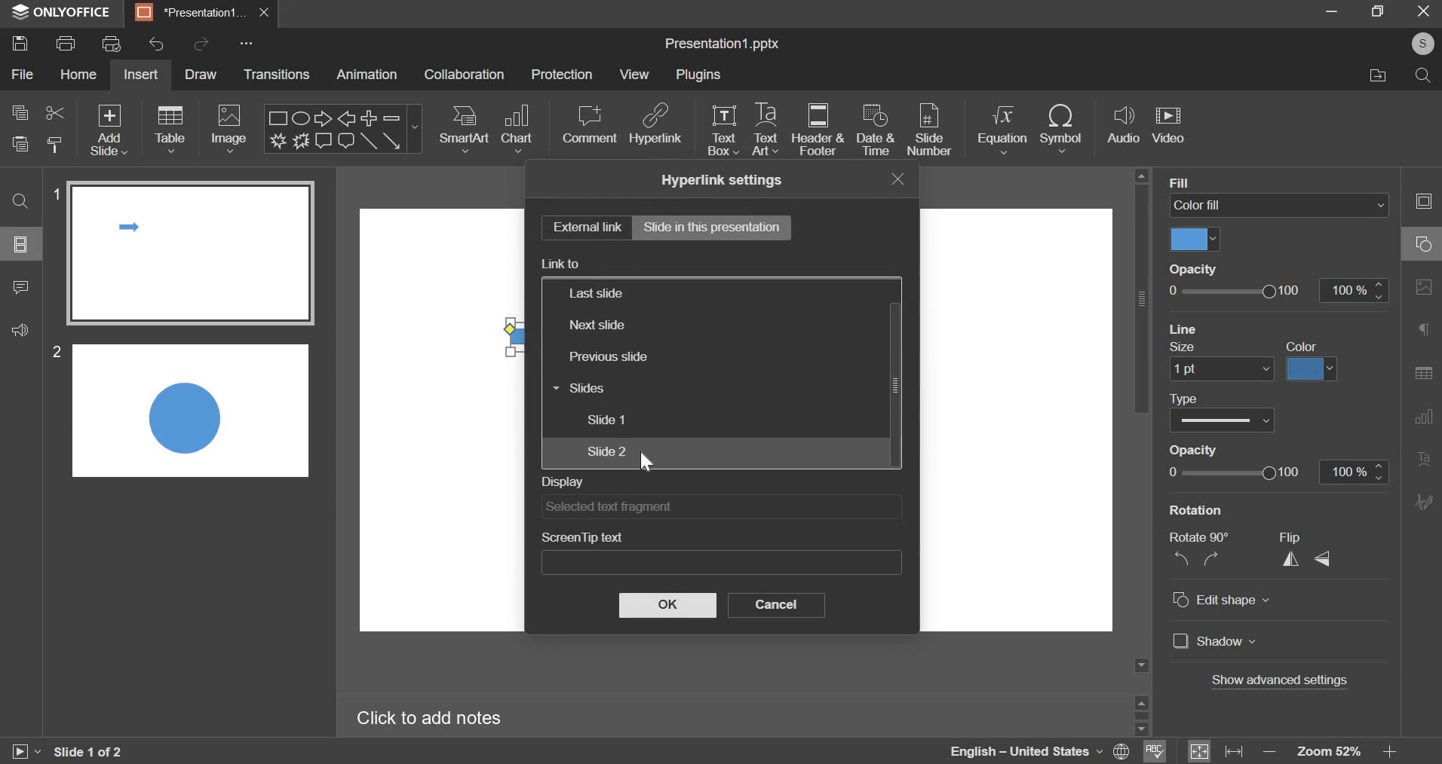  What do you see at coordinates (301, 118) in the screenshot?
I see `Ellipse` at bounding box center [301, 118].